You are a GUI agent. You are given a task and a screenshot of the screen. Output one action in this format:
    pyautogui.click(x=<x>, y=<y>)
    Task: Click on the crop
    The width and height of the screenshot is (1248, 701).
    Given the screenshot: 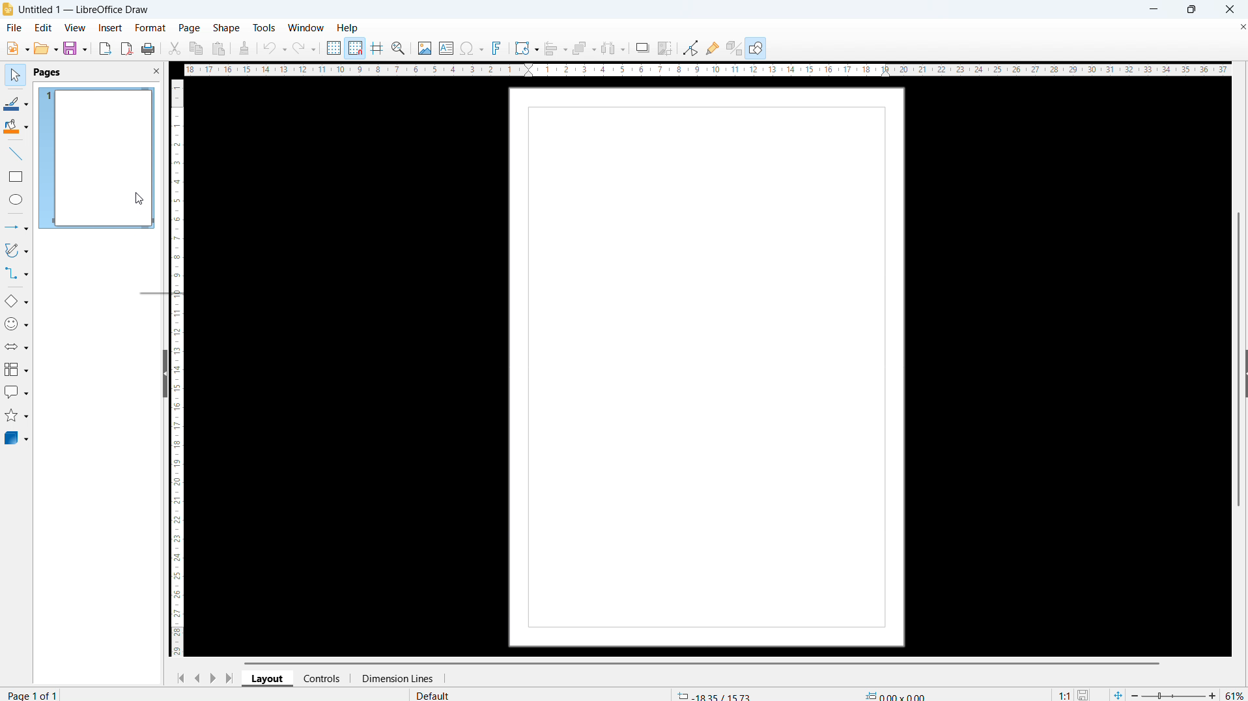 What is the action you would take?
    pyautogui.click(x=666, y=48)
    